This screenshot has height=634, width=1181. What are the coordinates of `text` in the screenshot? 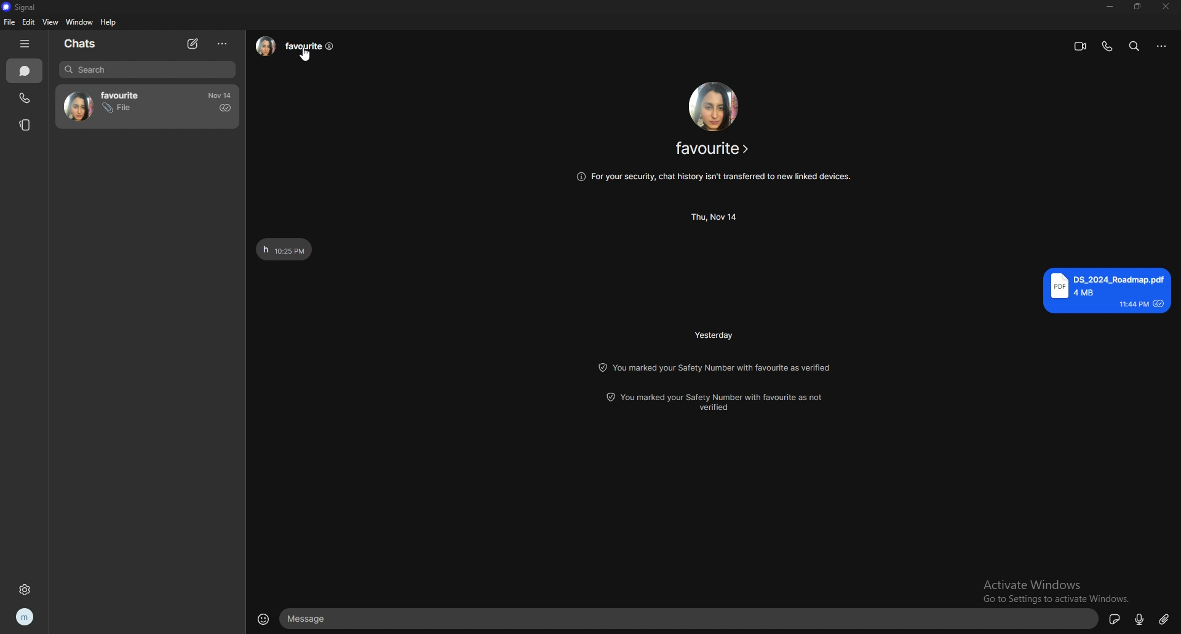 It's located at (284, 249).